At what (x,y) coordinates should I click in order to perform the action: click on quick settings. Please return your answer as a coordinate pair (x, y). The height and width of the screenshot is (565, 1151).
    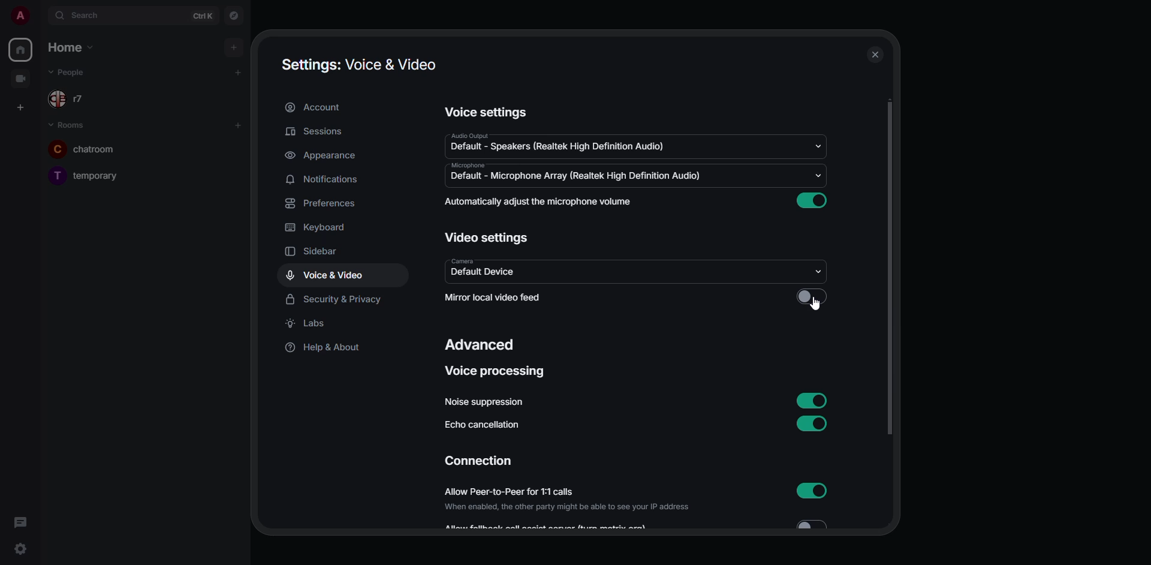
    Looking at the image, I should click on (19, 549).